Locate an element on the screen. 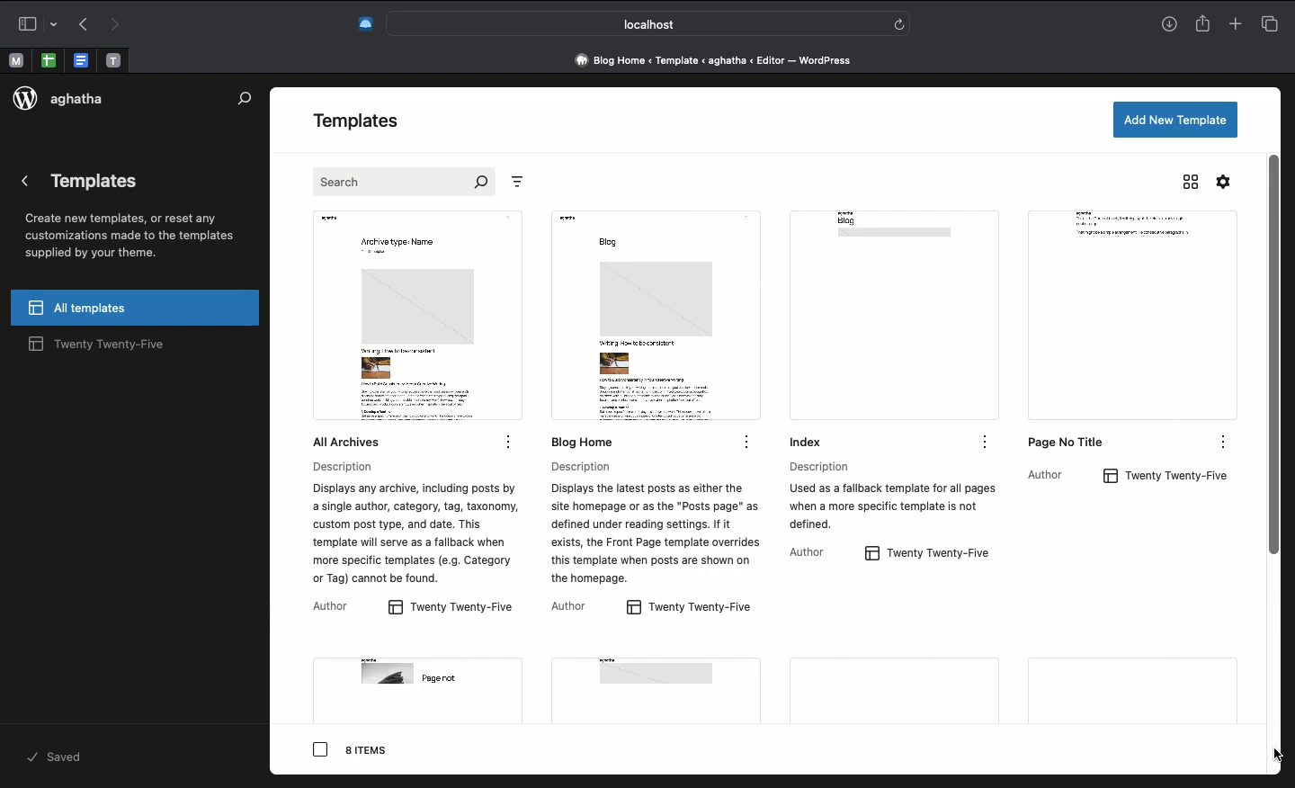  logo is located at coordinates (23, 98).